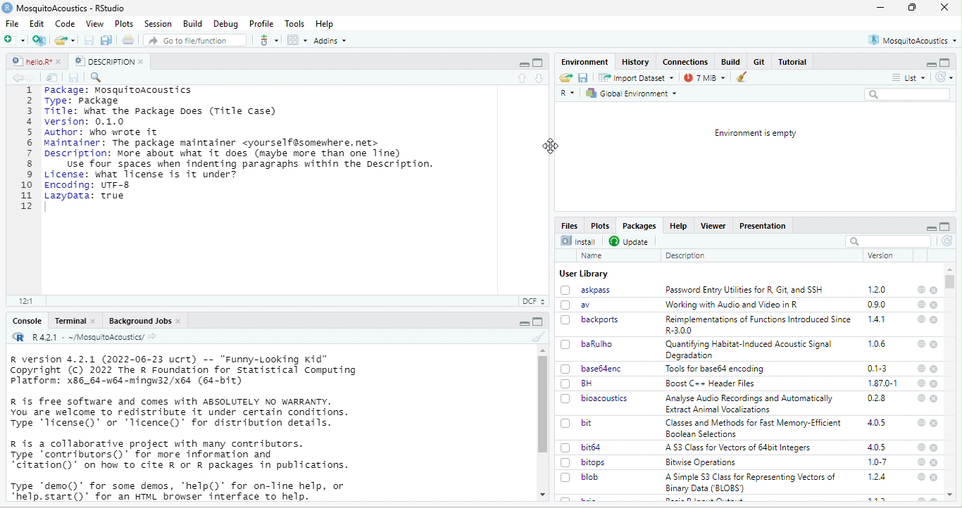 The width and height of the screenshot is (962, 508). I want to click on Console, so click(27, 322).